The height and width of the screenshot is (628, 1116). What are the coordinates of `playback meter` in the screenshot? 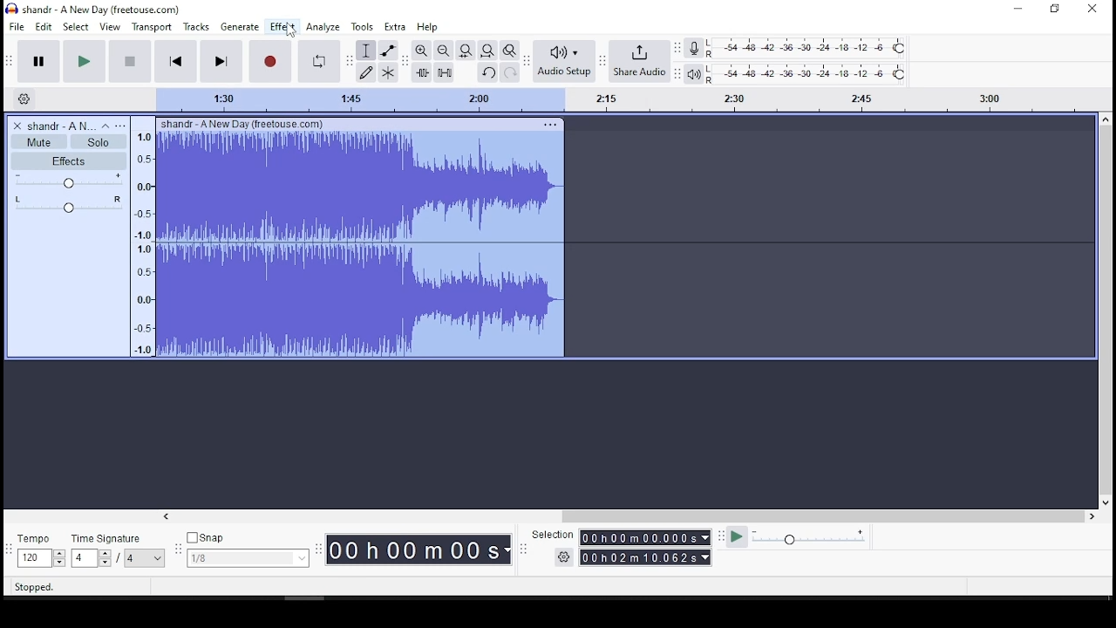 It's located at (692, 73).